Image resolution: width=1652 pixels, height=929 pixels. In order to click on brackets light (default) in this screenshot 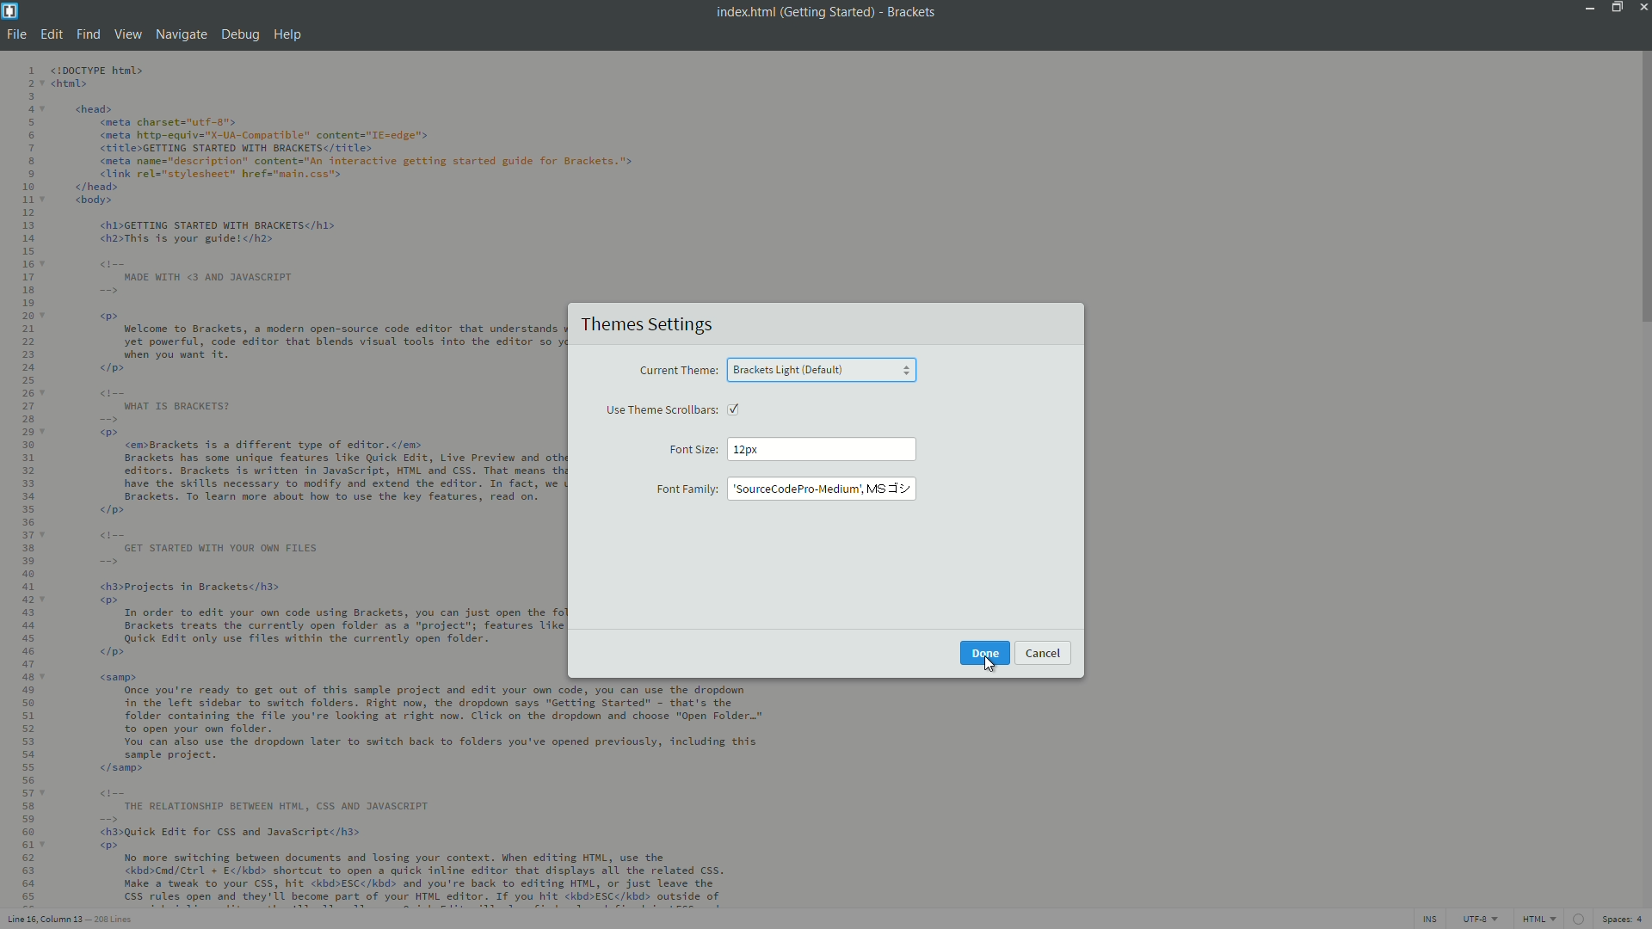, I will do `click(789, 370)`.